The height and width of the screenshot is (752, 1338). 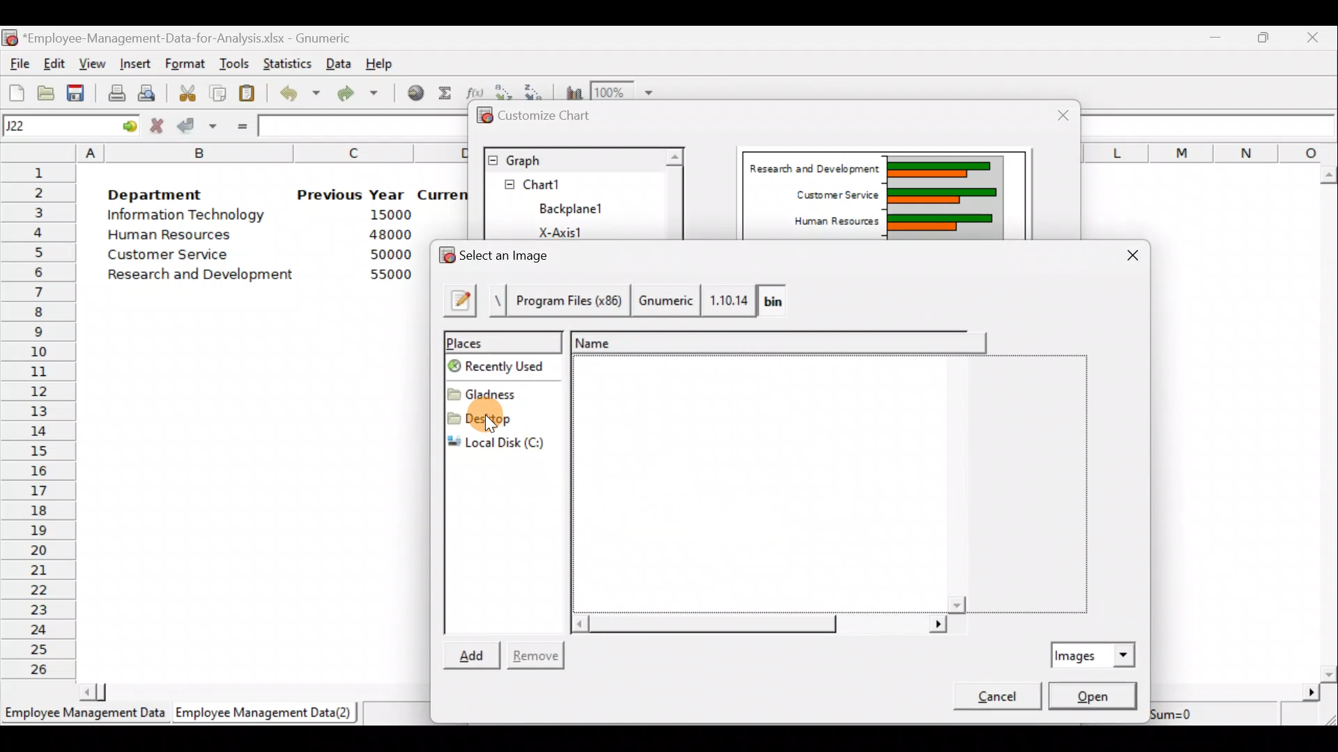 What do you see at coordinates (365, 95) in the screenshot?
I see `Redo undone action` at bounding box center [365, 95].